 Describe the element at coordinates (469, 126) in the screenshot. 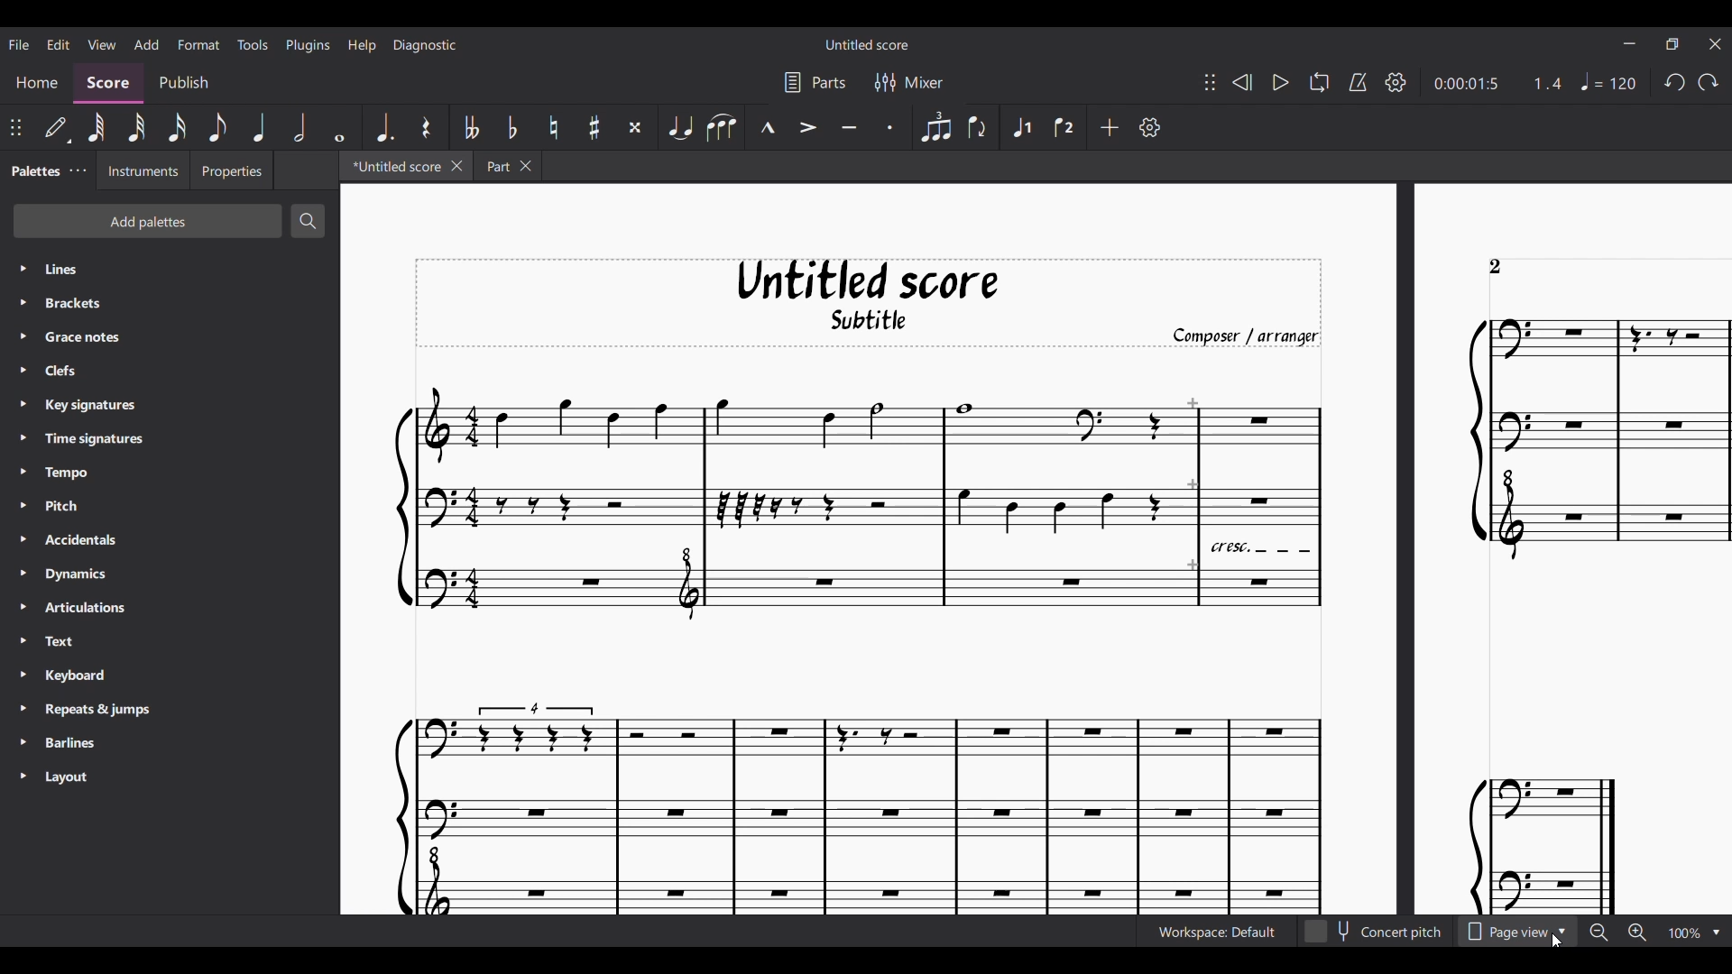

I see `Toggle double flat` at that location.